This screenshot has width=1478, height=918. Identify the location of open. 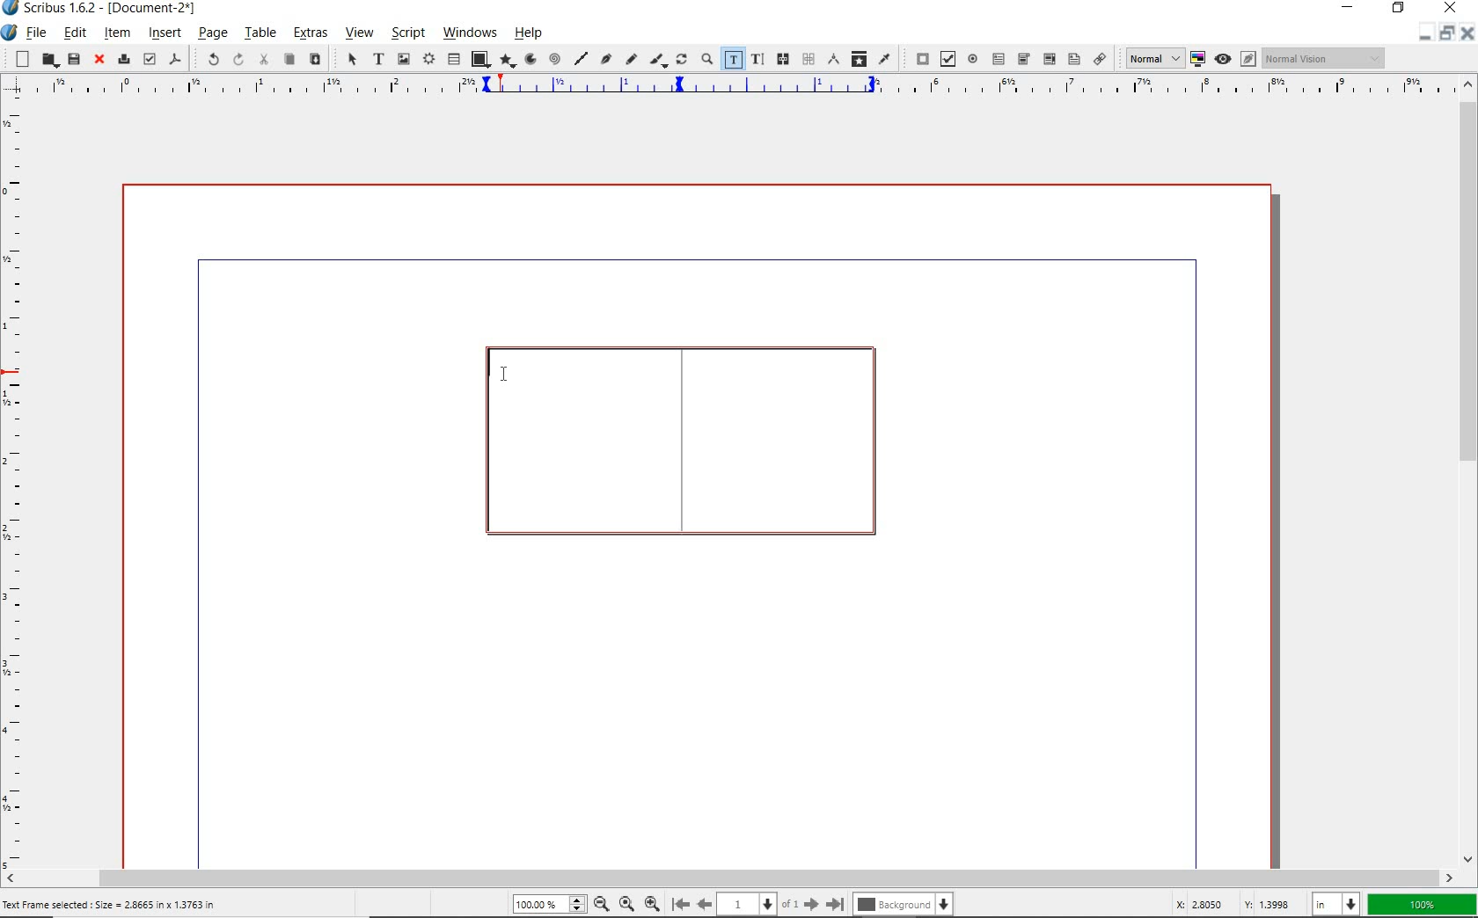
(48, 60).